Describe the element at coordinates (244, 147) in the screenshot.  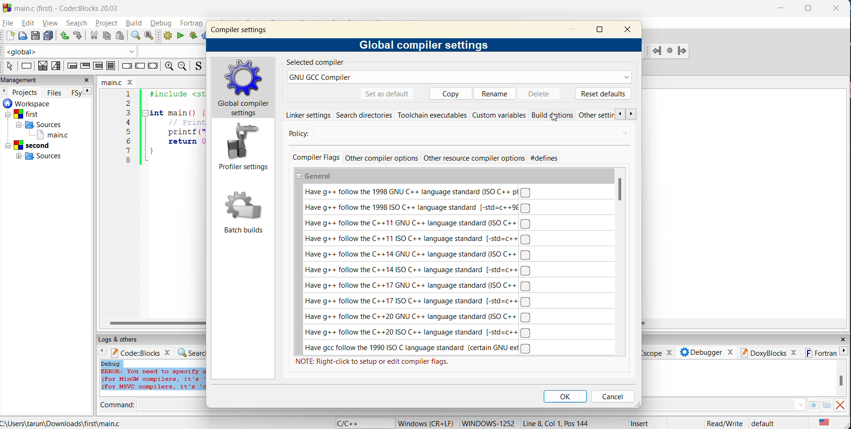
I see `profile settings` at that location.